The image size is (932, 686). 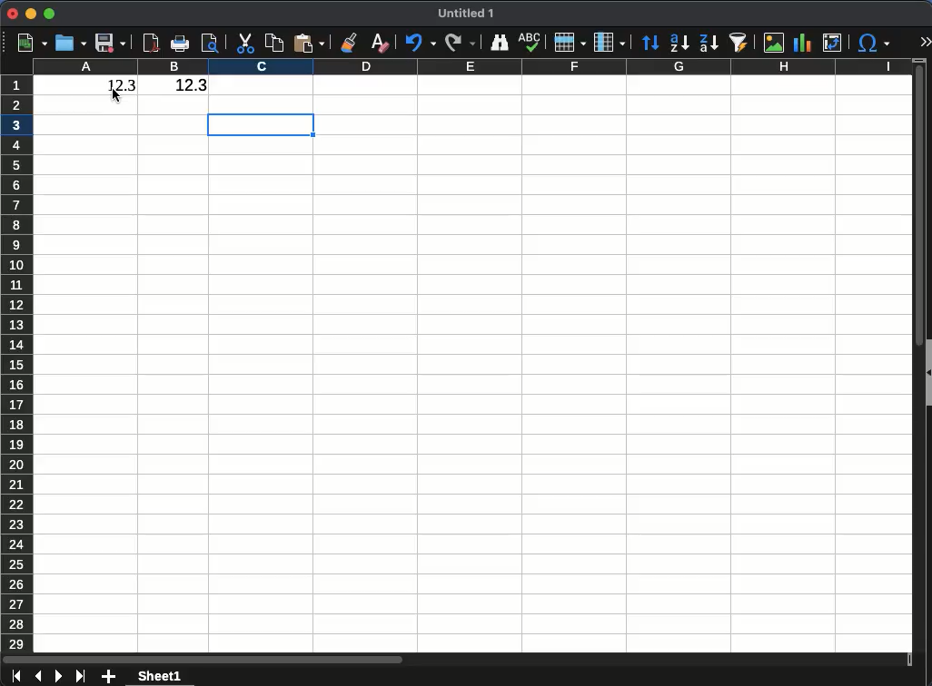 What do you see at coordinates (805, 43) in the screenshot?
I see `chart` at bounding box center [805, 43].